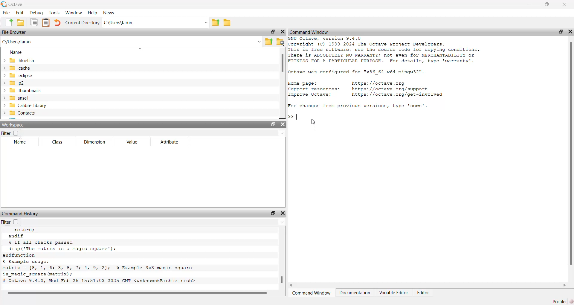  I want to click on .p2, so click(13, 83).